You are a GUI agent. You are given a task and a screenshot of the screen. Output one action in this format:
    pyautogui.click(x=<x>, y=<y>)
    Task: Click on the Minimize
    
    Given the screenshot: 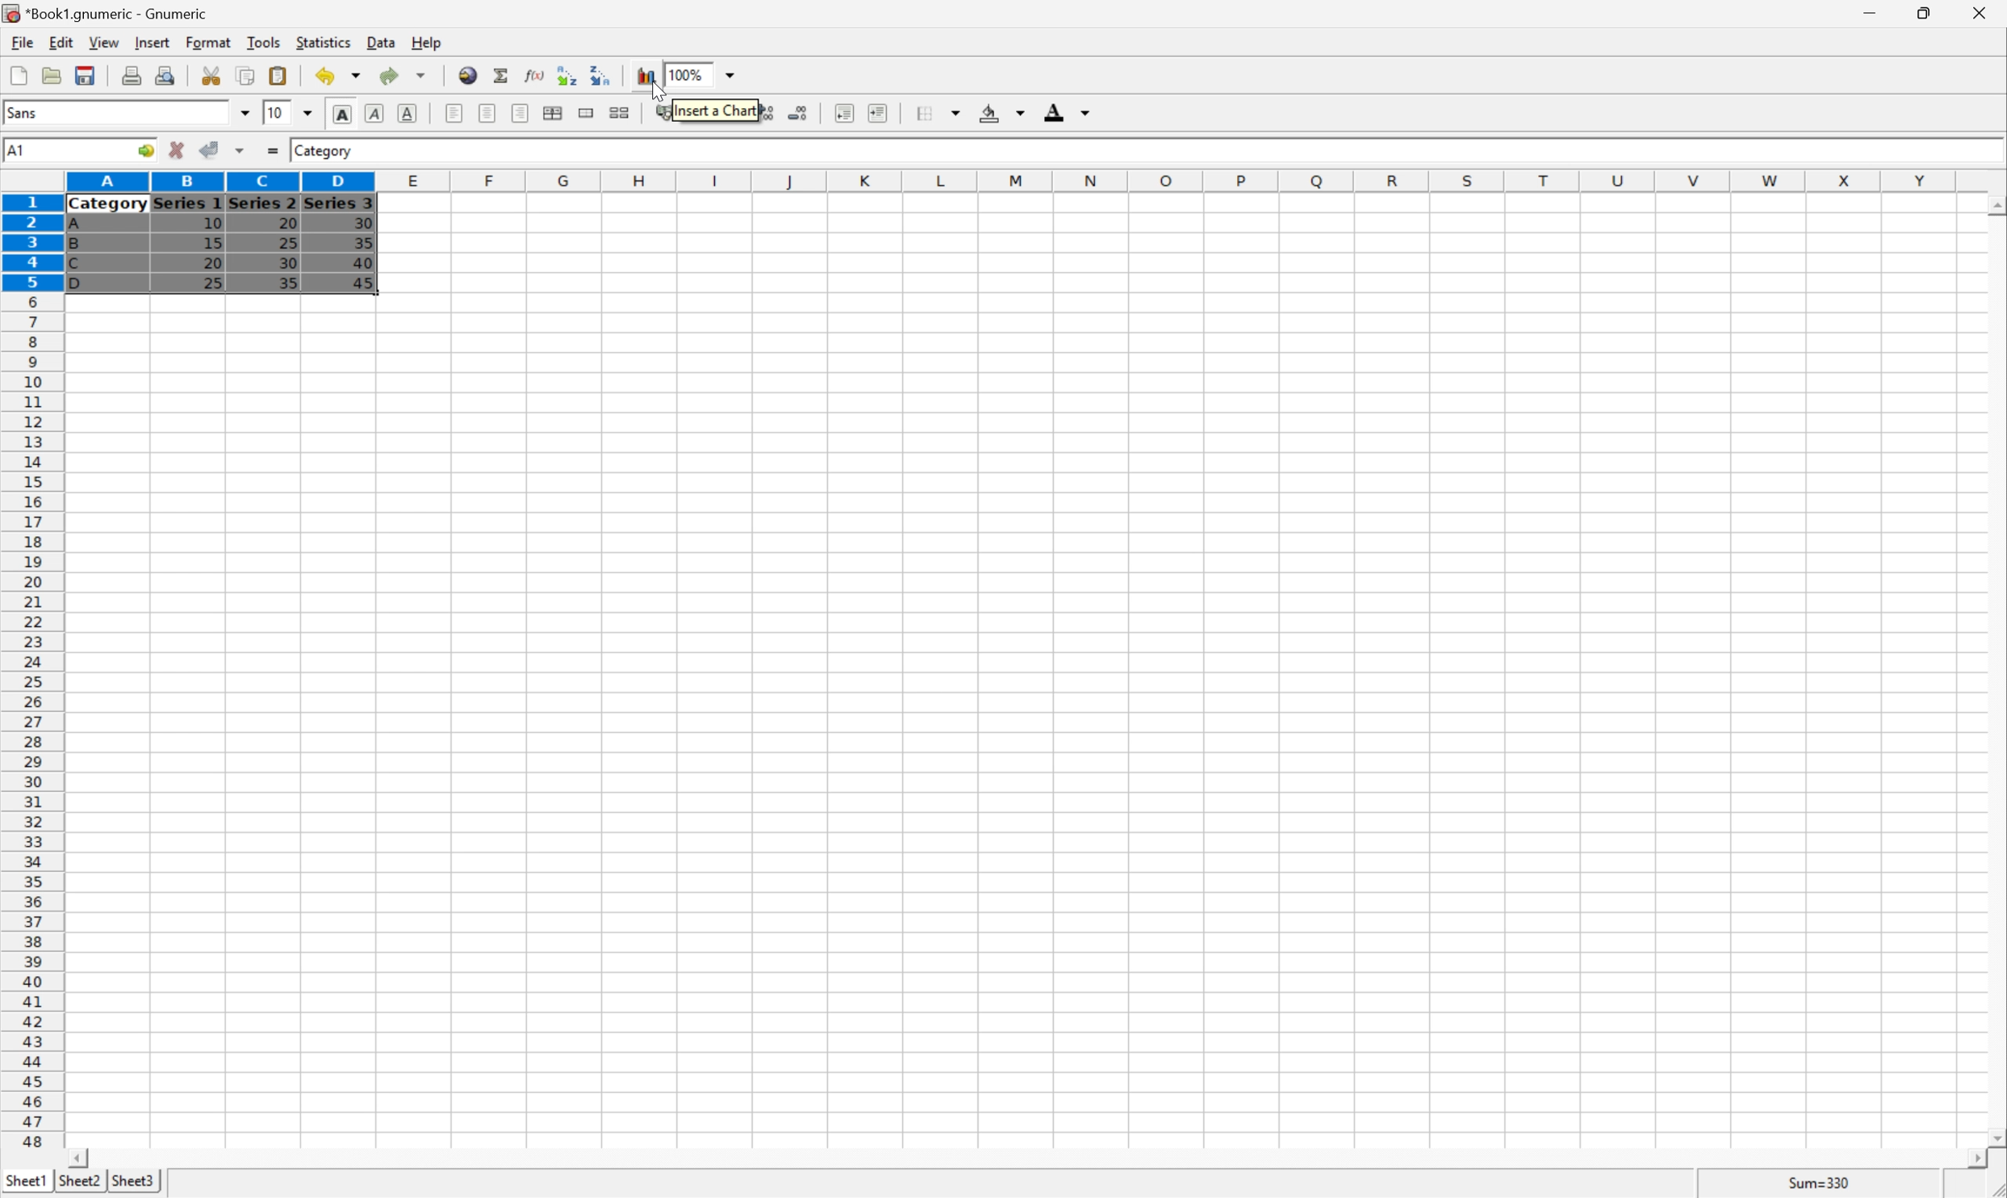 What is the action you would take?
    pyautogui.click(x=1864, y=14)
    